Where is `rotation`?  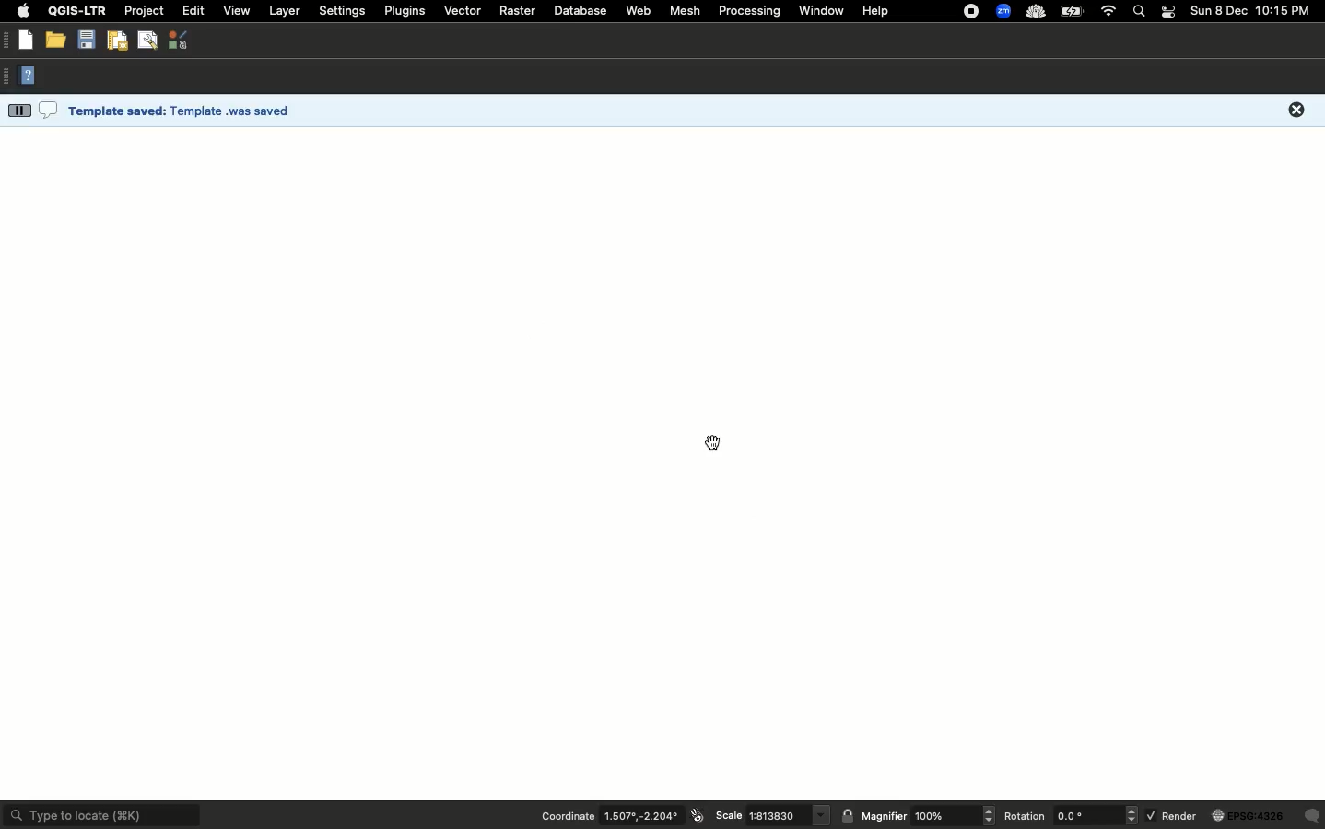 rotation is located at coordinates (1097, 815).